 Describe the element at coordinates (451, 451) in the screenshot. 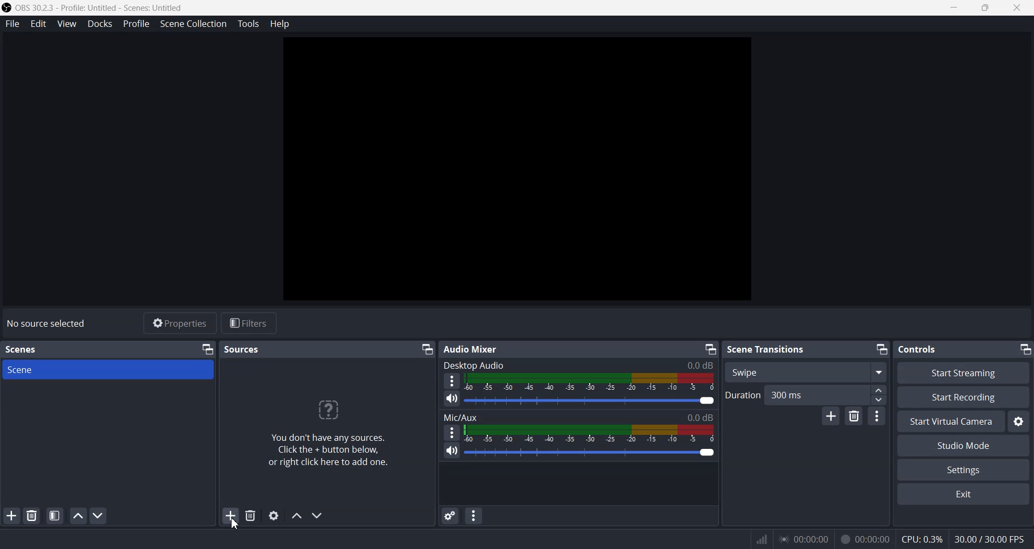

I see `Mute/Unmute` at that location.